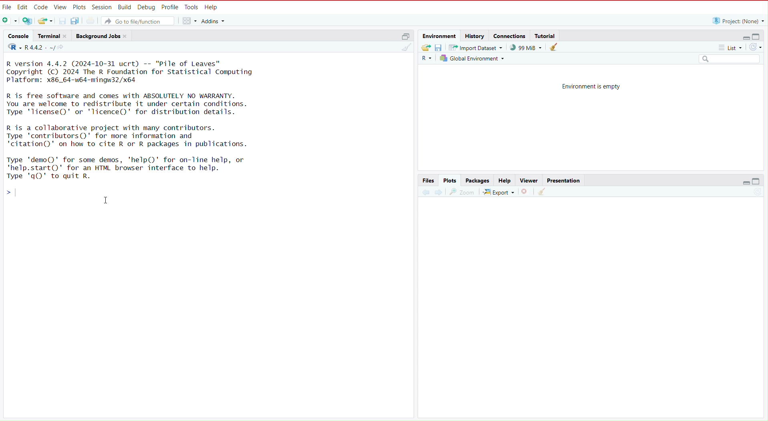  What do you see at coordinates (90, 21) in the screenshot?
I see `print the current file` at bounding box center [90, 21].